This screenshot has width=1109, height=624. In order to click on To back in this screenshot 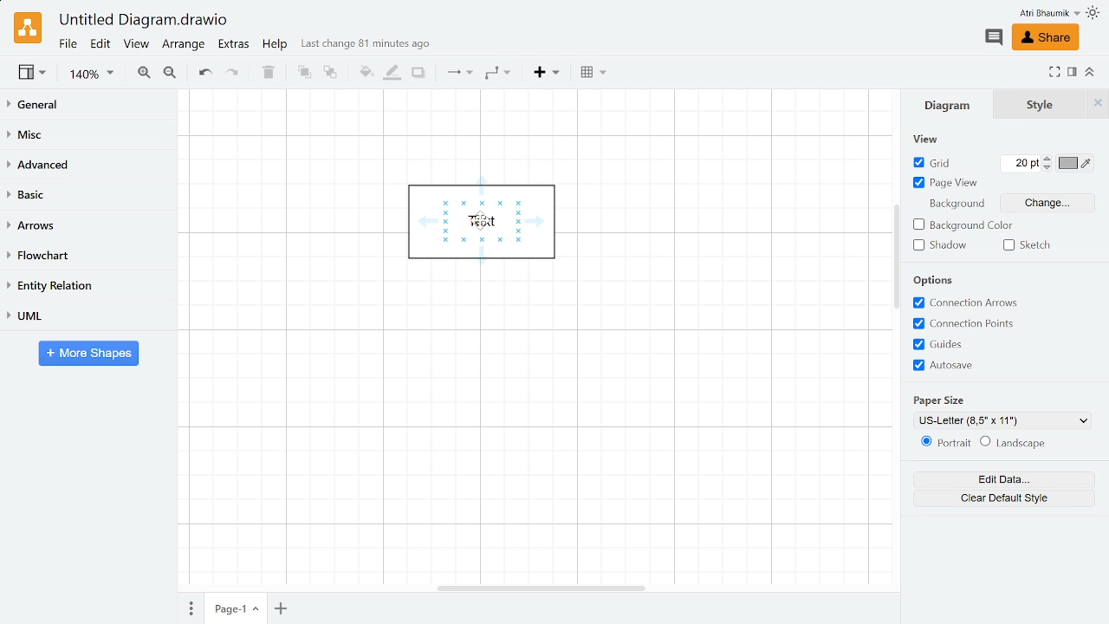, I will do `click(332, 74)`.